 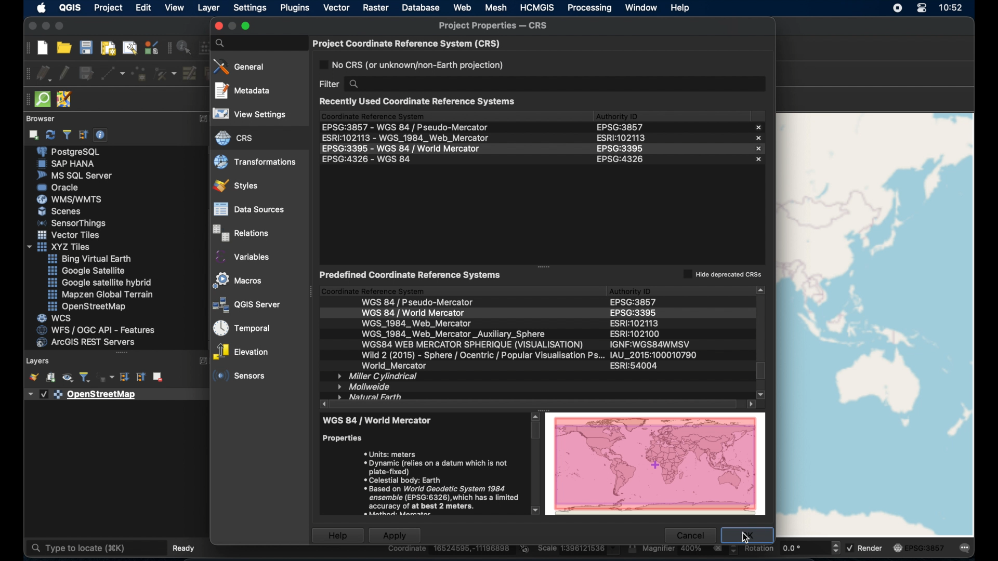 I want to click on refresh, so click(x=50, y=136).